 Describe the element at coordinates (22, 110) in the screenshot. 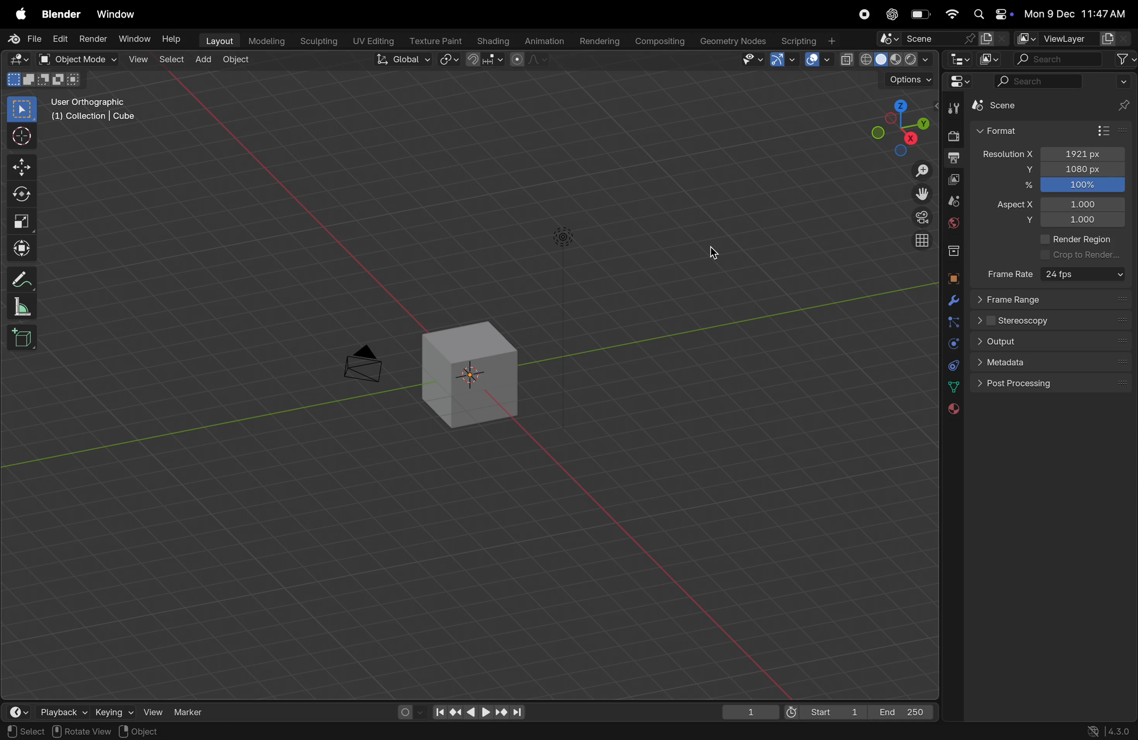

I see `select box` at that location.